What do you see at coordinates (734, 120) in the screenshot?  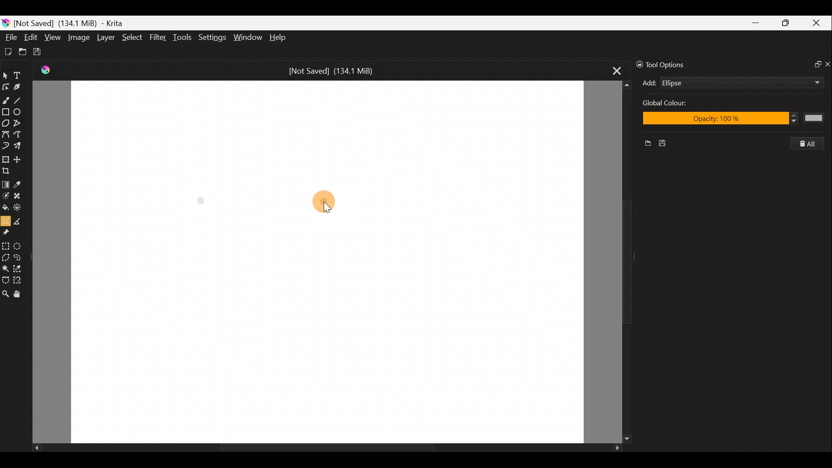 I see `Opacity: 100%` at bounding box center [734, 120].